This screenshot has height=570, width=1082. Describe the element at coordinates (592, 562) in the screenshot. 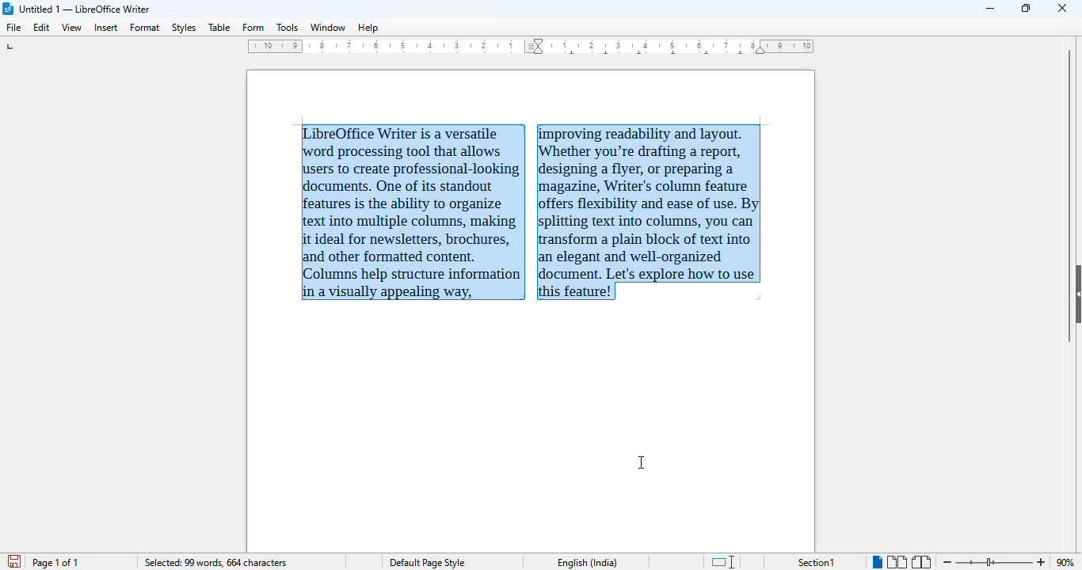

I see `English (India)` at that location.